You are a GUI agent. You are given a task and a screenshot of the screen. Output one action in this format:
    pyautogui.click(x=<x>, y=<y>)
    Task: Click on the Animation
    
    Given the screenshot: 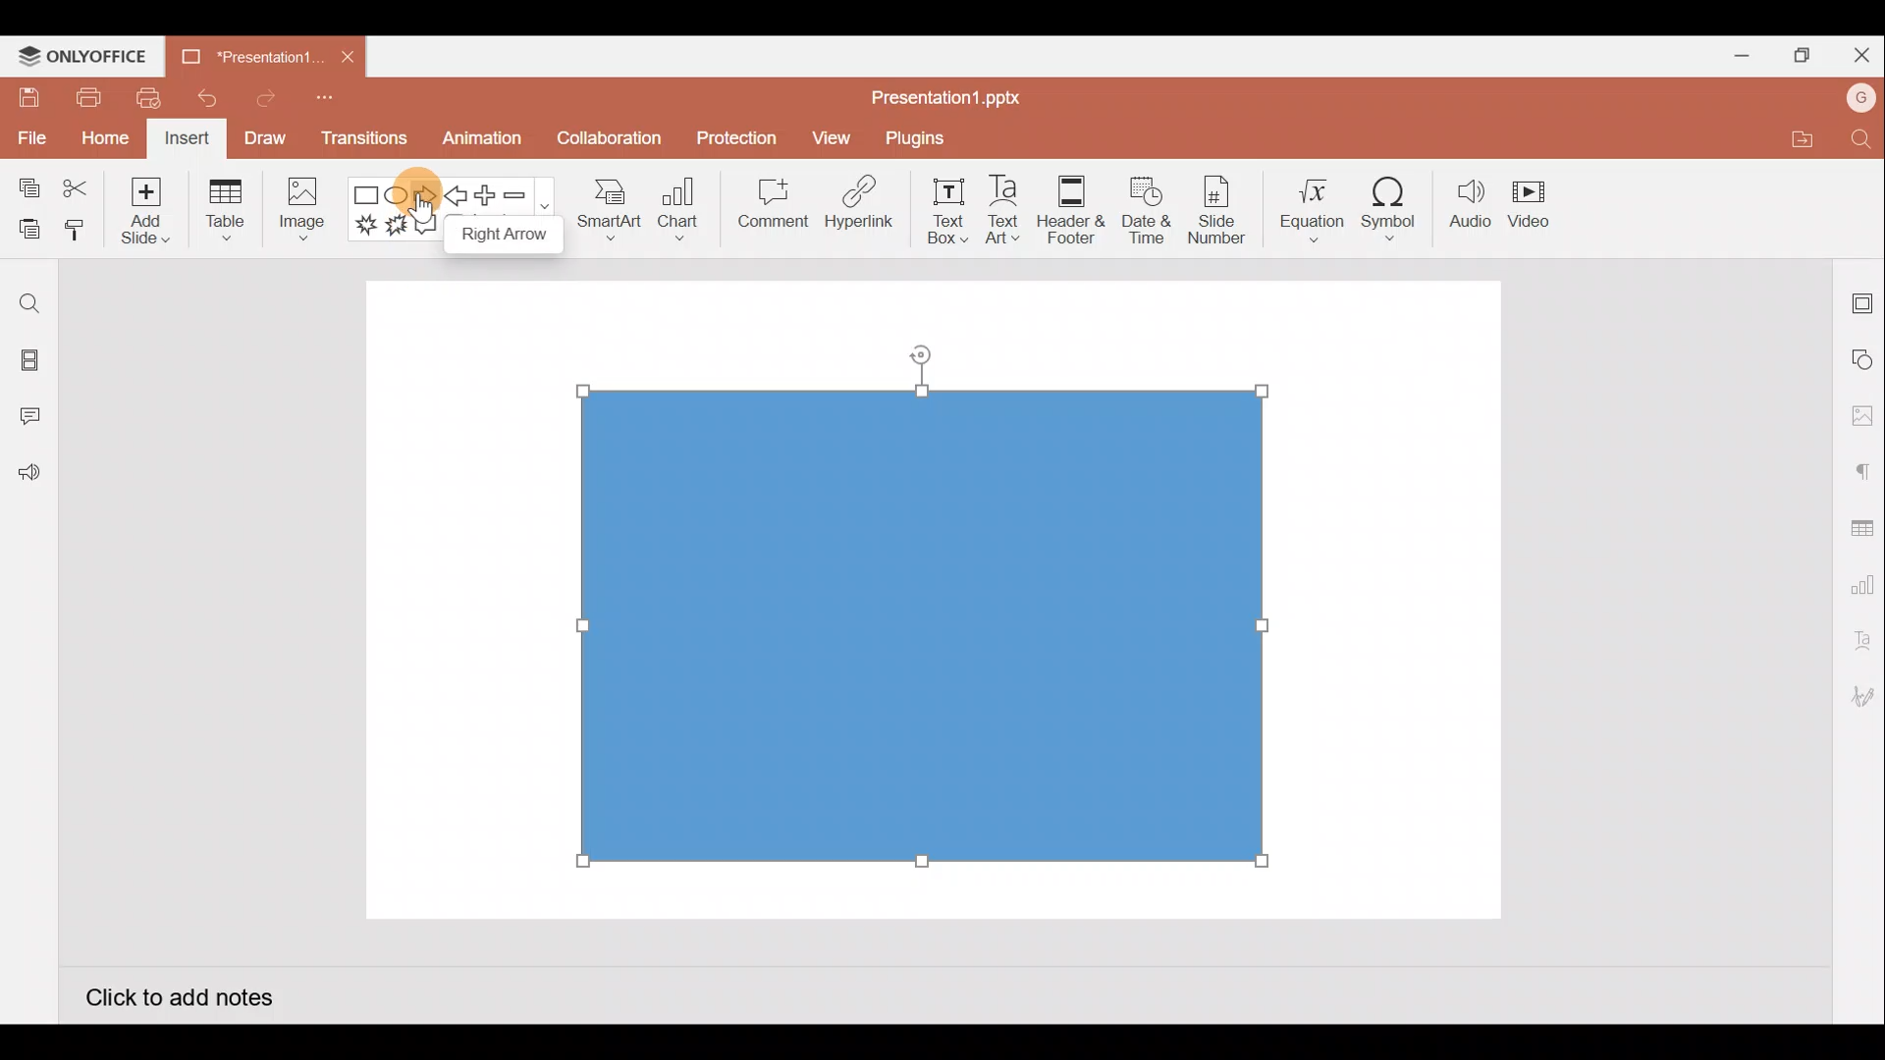 What is the action you would take?
    pyautogui.click(x=484, y=143)
    